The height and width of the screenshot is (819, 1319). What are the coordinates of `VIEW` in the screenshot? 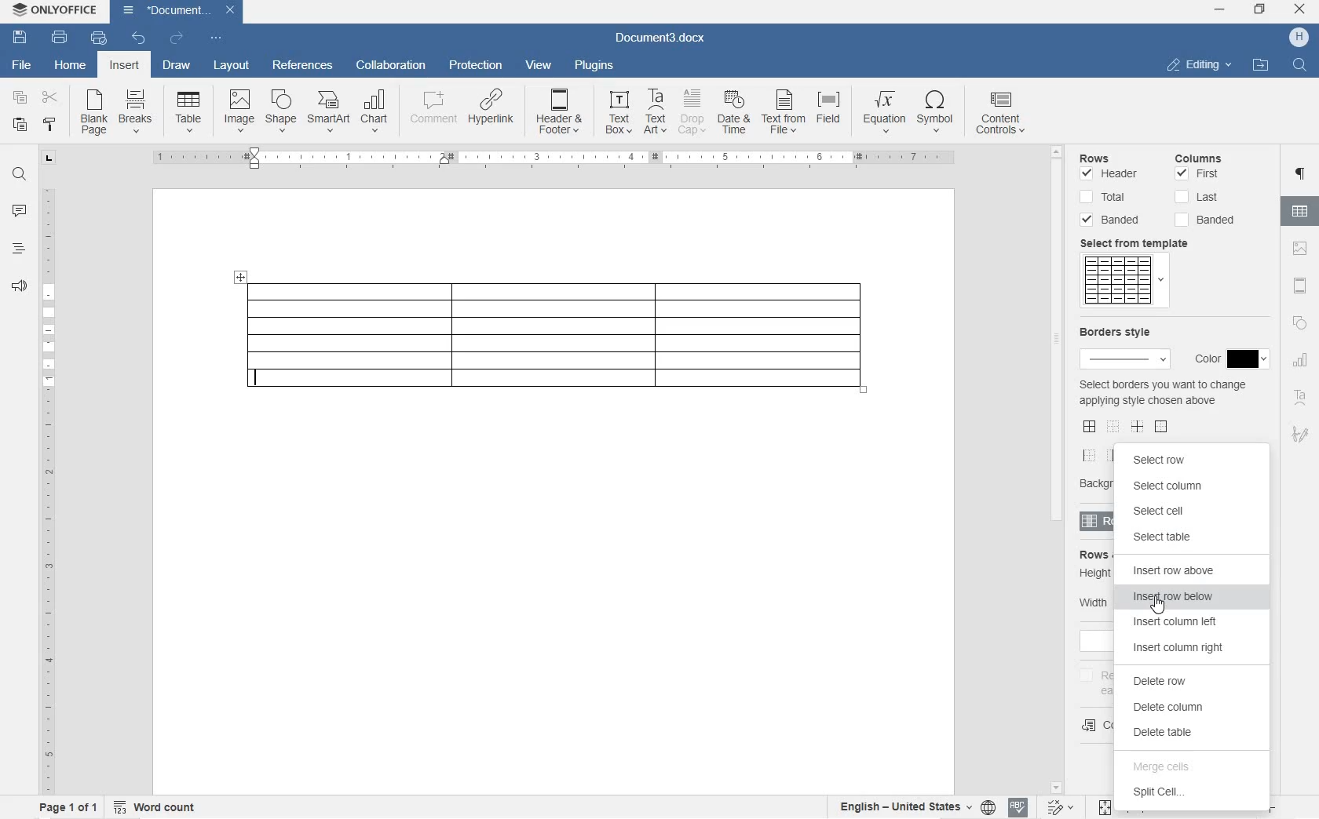 It's located at (539, 66).